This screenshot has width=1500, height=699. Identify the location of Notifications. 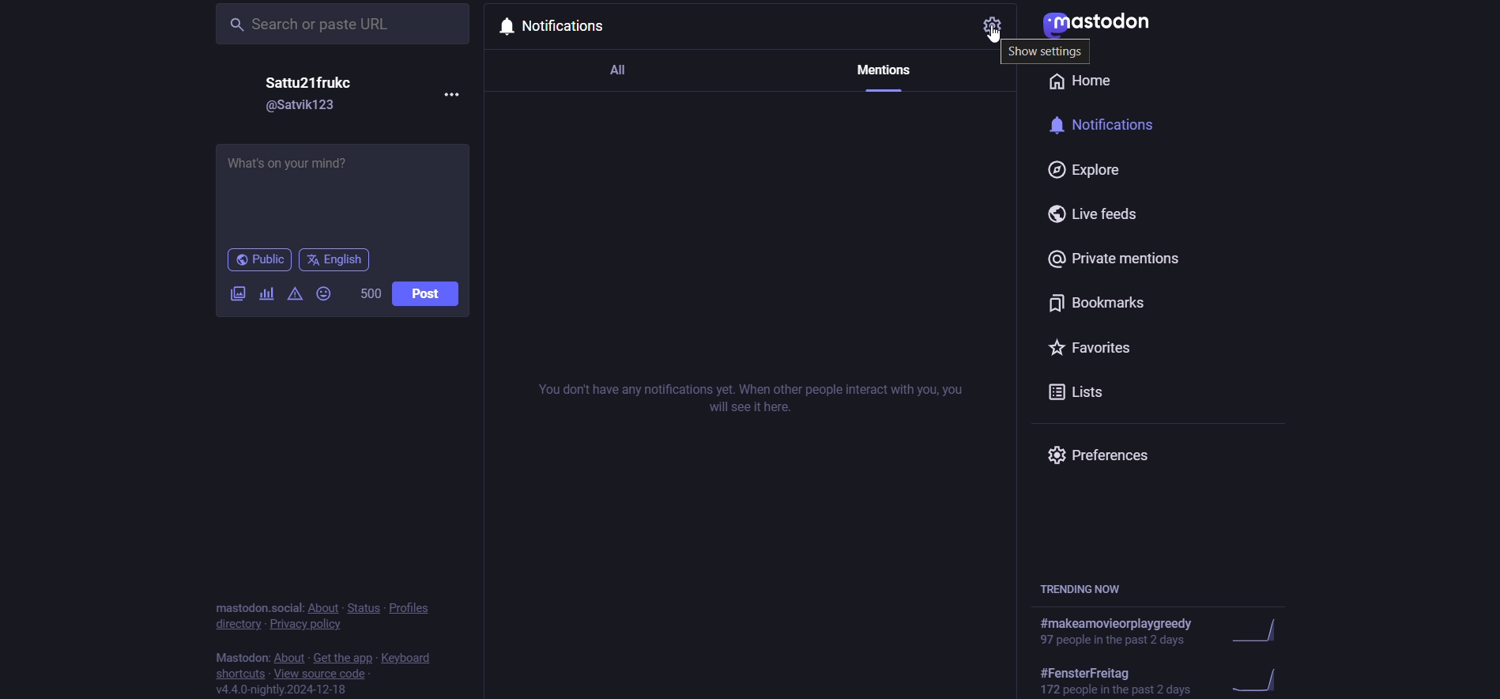
(1097, 123).